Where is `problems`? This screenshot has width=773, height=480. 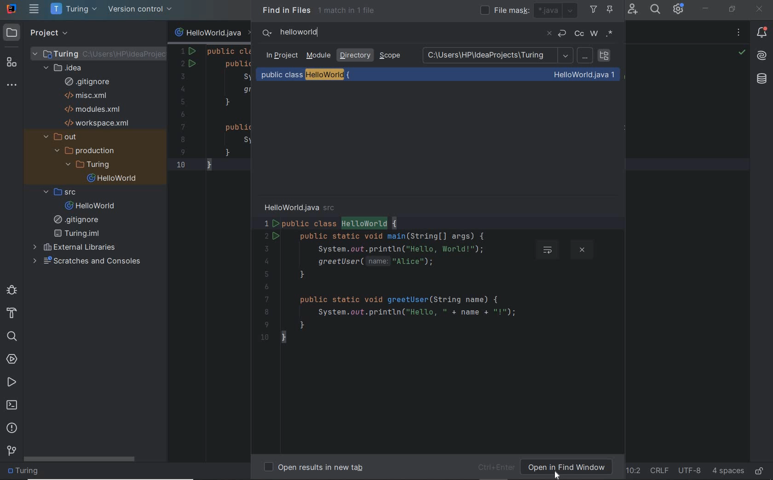
problems is located at coordinates (12, 429).